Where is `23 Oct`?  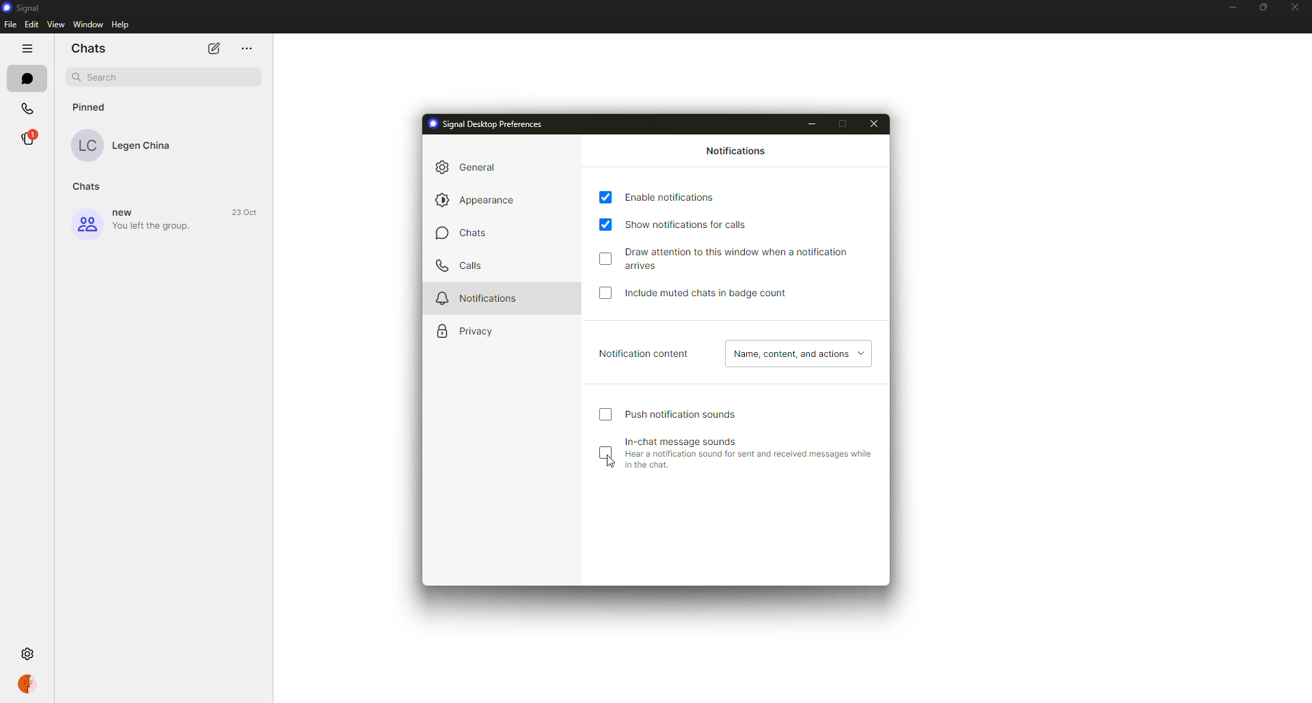
23 Oct is located at coordinates (243, 212).